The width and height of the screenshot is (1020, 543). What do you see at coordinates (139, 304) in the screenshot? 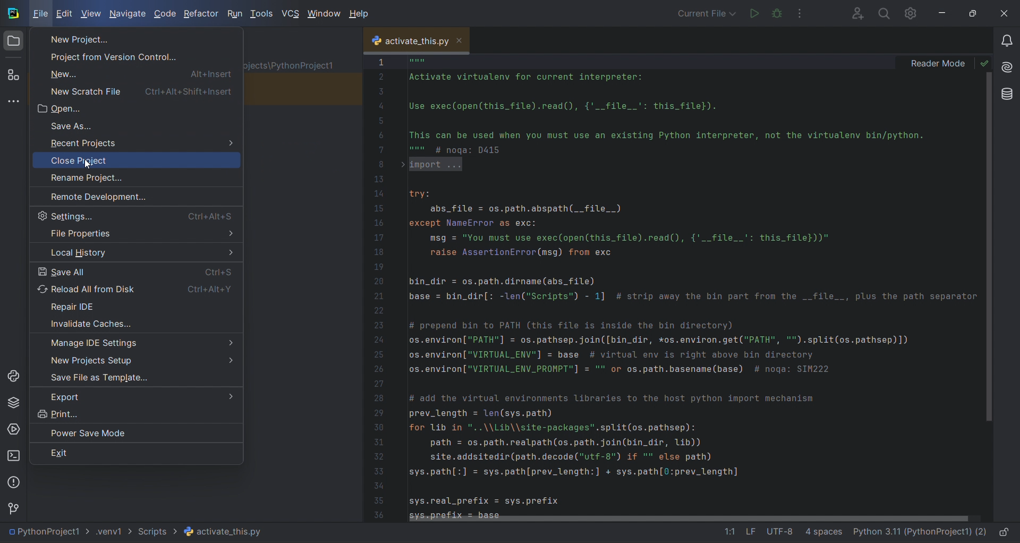
I see `repair ide` at bounding box center [139, 304].